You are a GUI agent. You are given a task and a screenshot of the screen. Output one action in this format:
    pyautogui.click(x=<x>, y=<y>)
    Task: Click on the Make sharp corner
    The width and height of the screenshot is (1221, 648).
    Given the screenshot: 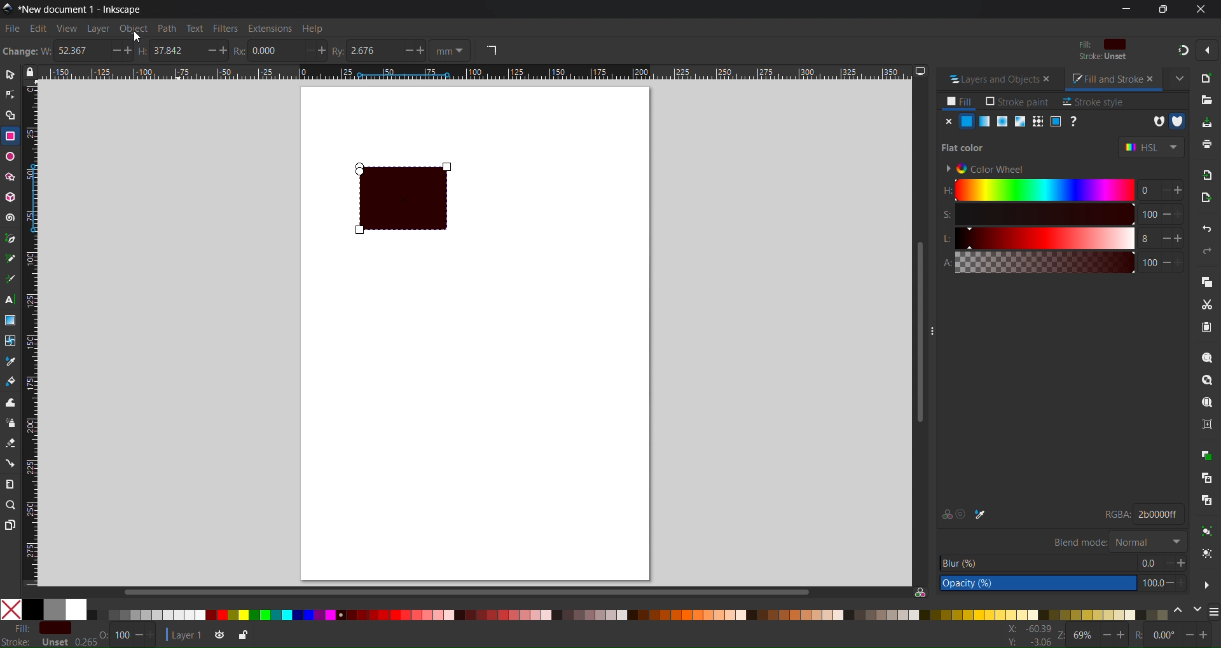 What is the action you would take?
    pyautogui.click(x=491, y=51)
    